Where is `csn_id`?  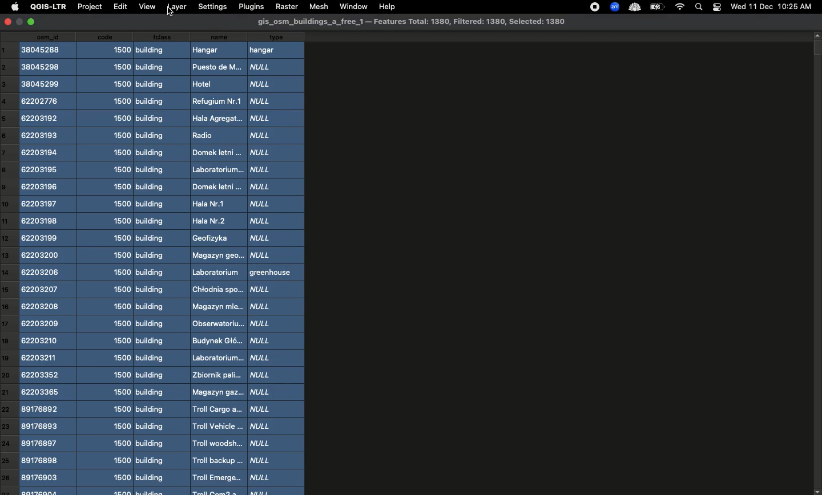
csn_id is located at coordinates (48, 264).